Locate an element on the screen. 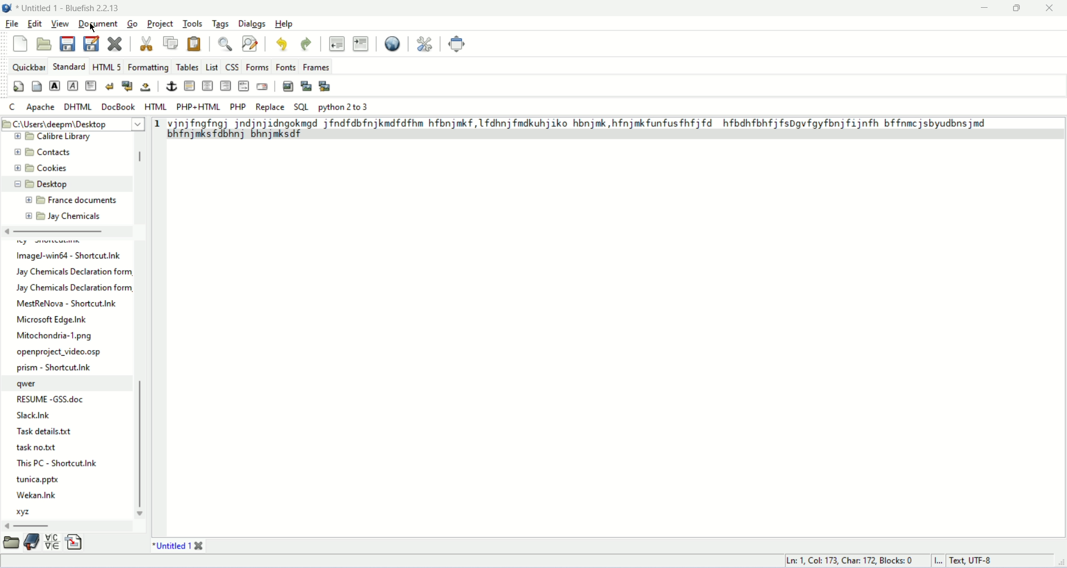  Jay Chemicals is located at coordinates (75, 216).